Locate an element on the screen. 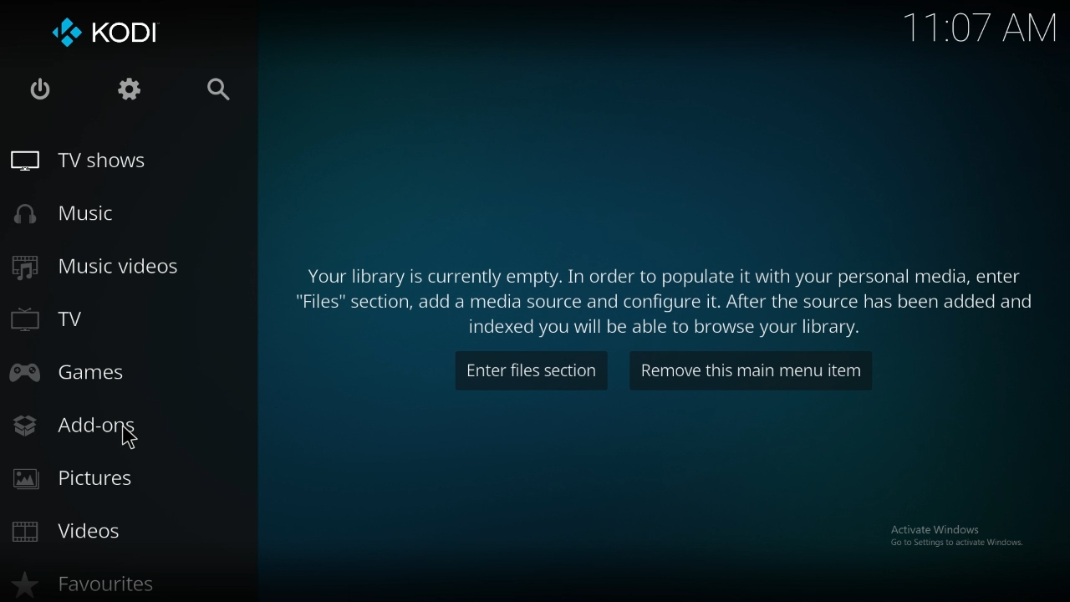 This screenshot has width=1070, height=602. enter files section is located at coordinates (532, 370).